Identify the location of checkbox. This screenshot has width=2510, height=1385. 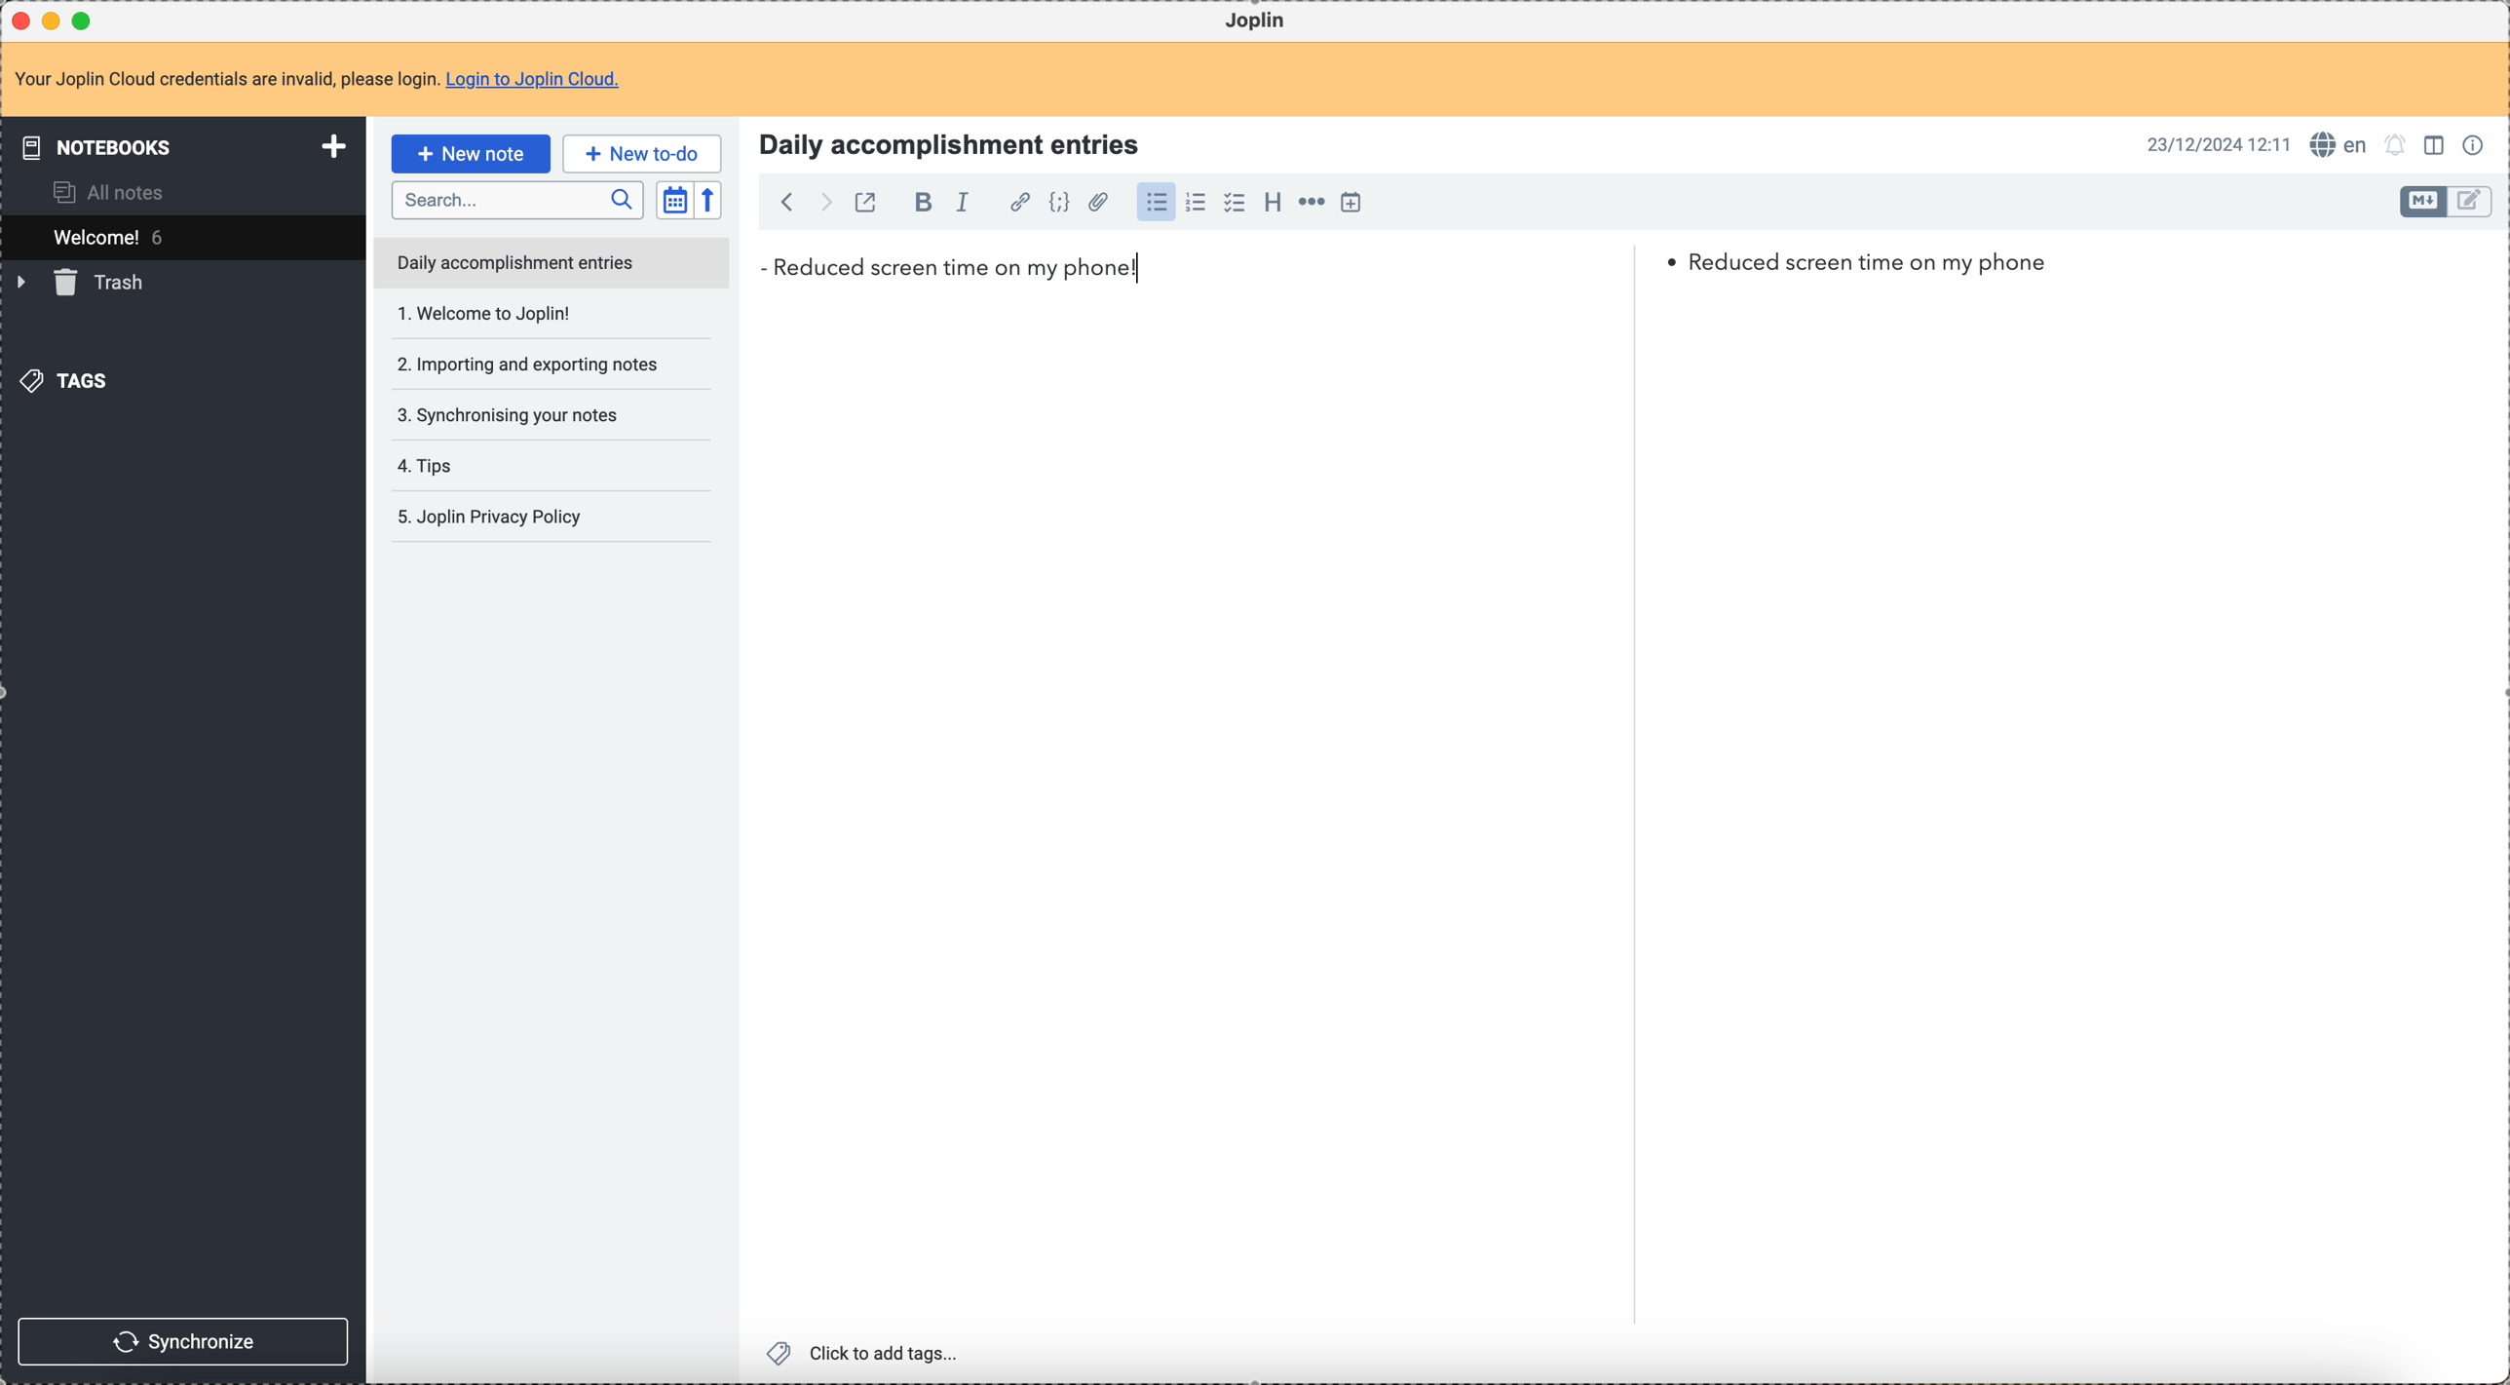
(1236, 203).